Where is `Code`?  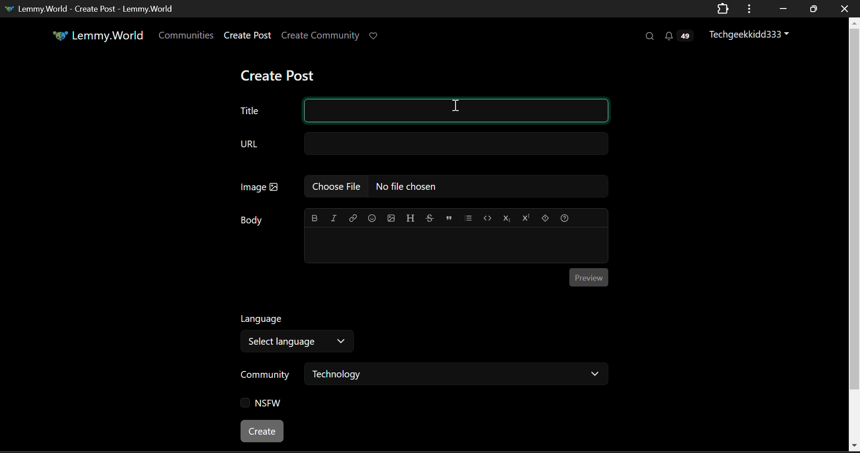 Code is located at coordinates (487, 218).